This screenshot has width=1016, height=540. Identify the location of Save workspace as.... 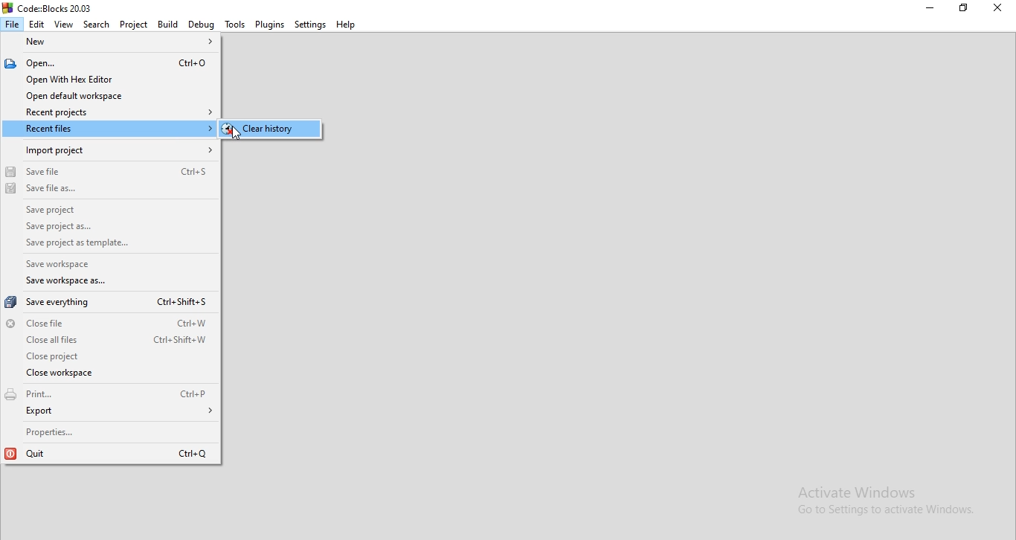
(90, 283).